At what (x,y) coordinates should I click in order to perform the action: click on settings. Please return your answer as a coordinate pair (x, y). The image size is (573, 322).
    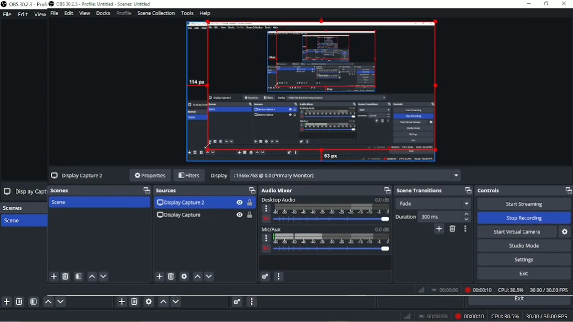
    Looking at the image, I should click on (185, 278).